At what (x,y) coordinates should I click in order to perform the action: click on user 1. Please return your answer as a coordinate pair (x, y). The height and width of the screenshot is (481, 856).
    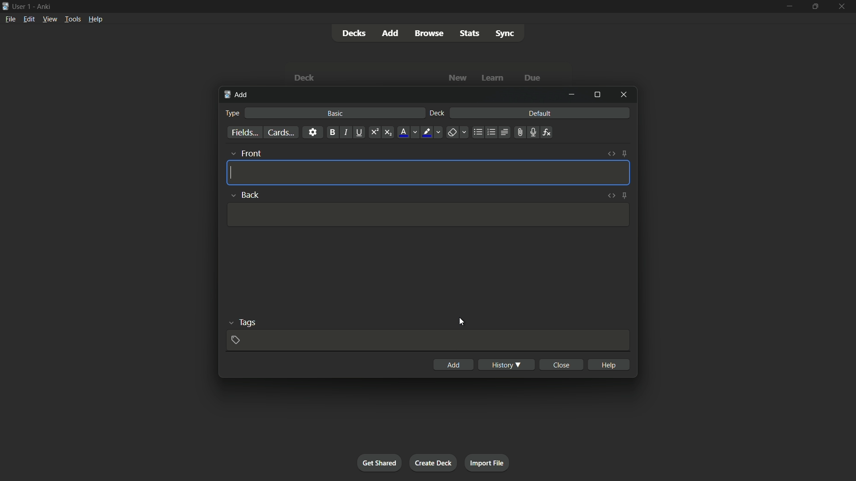
    Looking at the image, I should click on (23, 6).